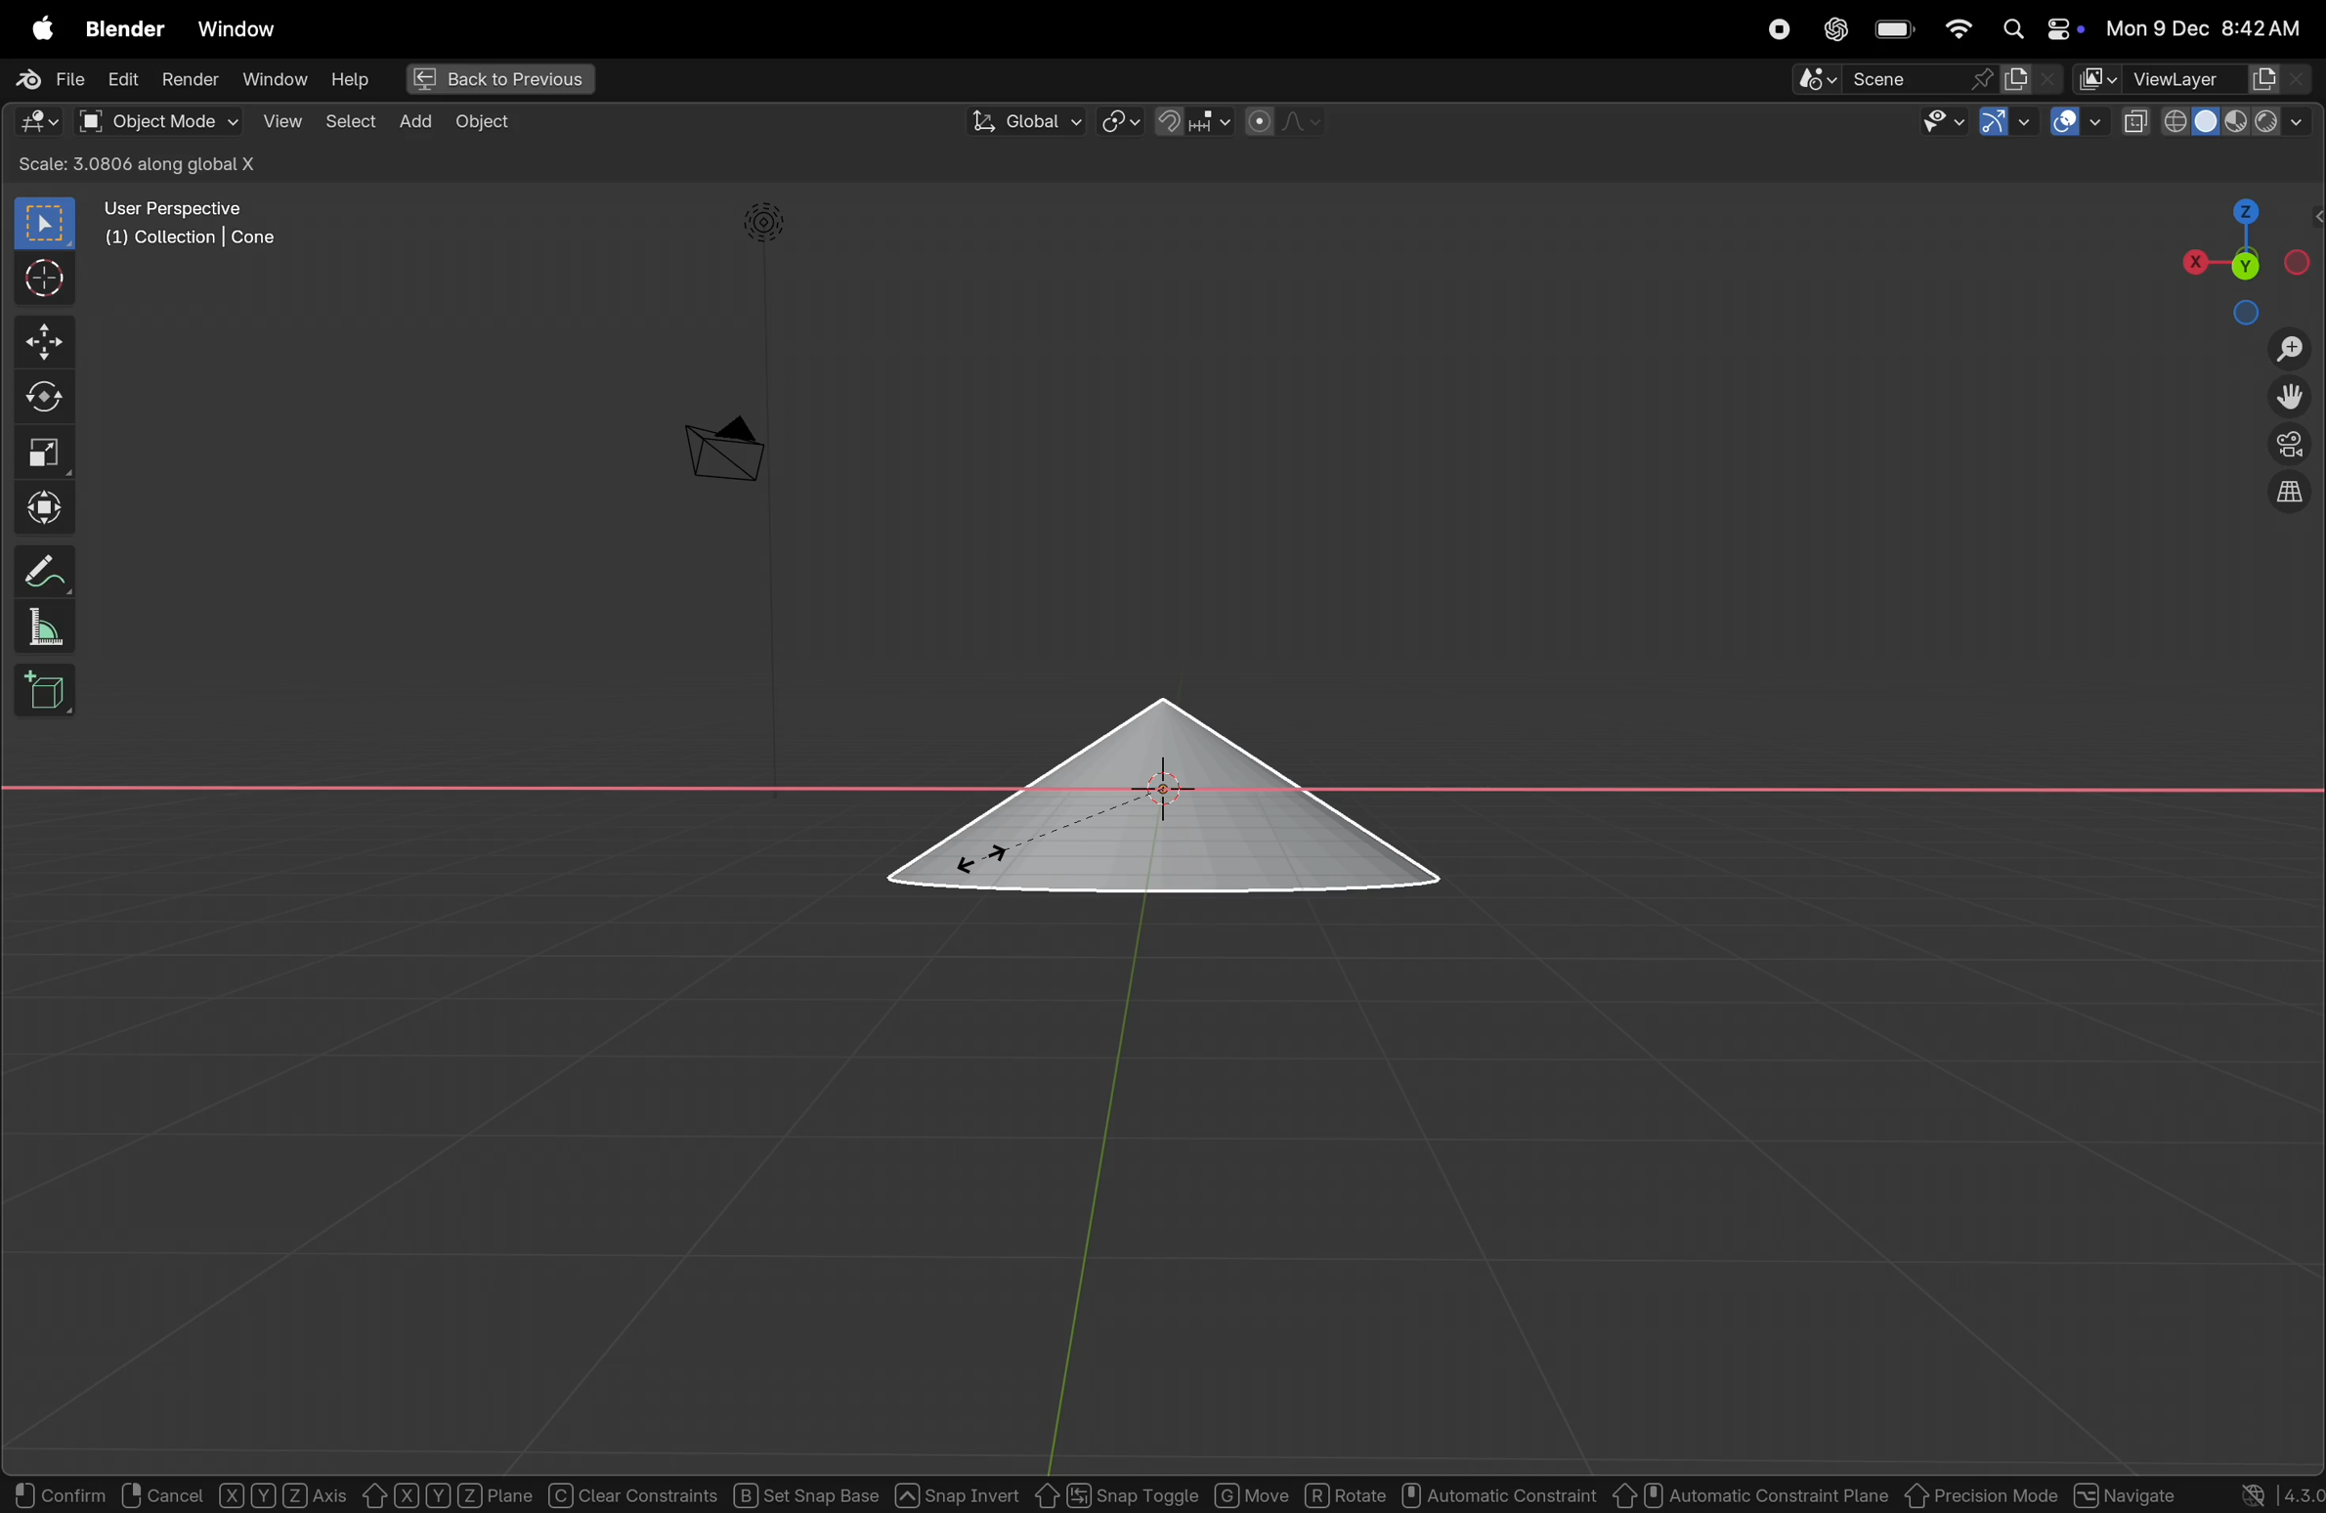  Describe the element at coordinates (56, 1495) in the screenshot. I see `confirm` at that location.